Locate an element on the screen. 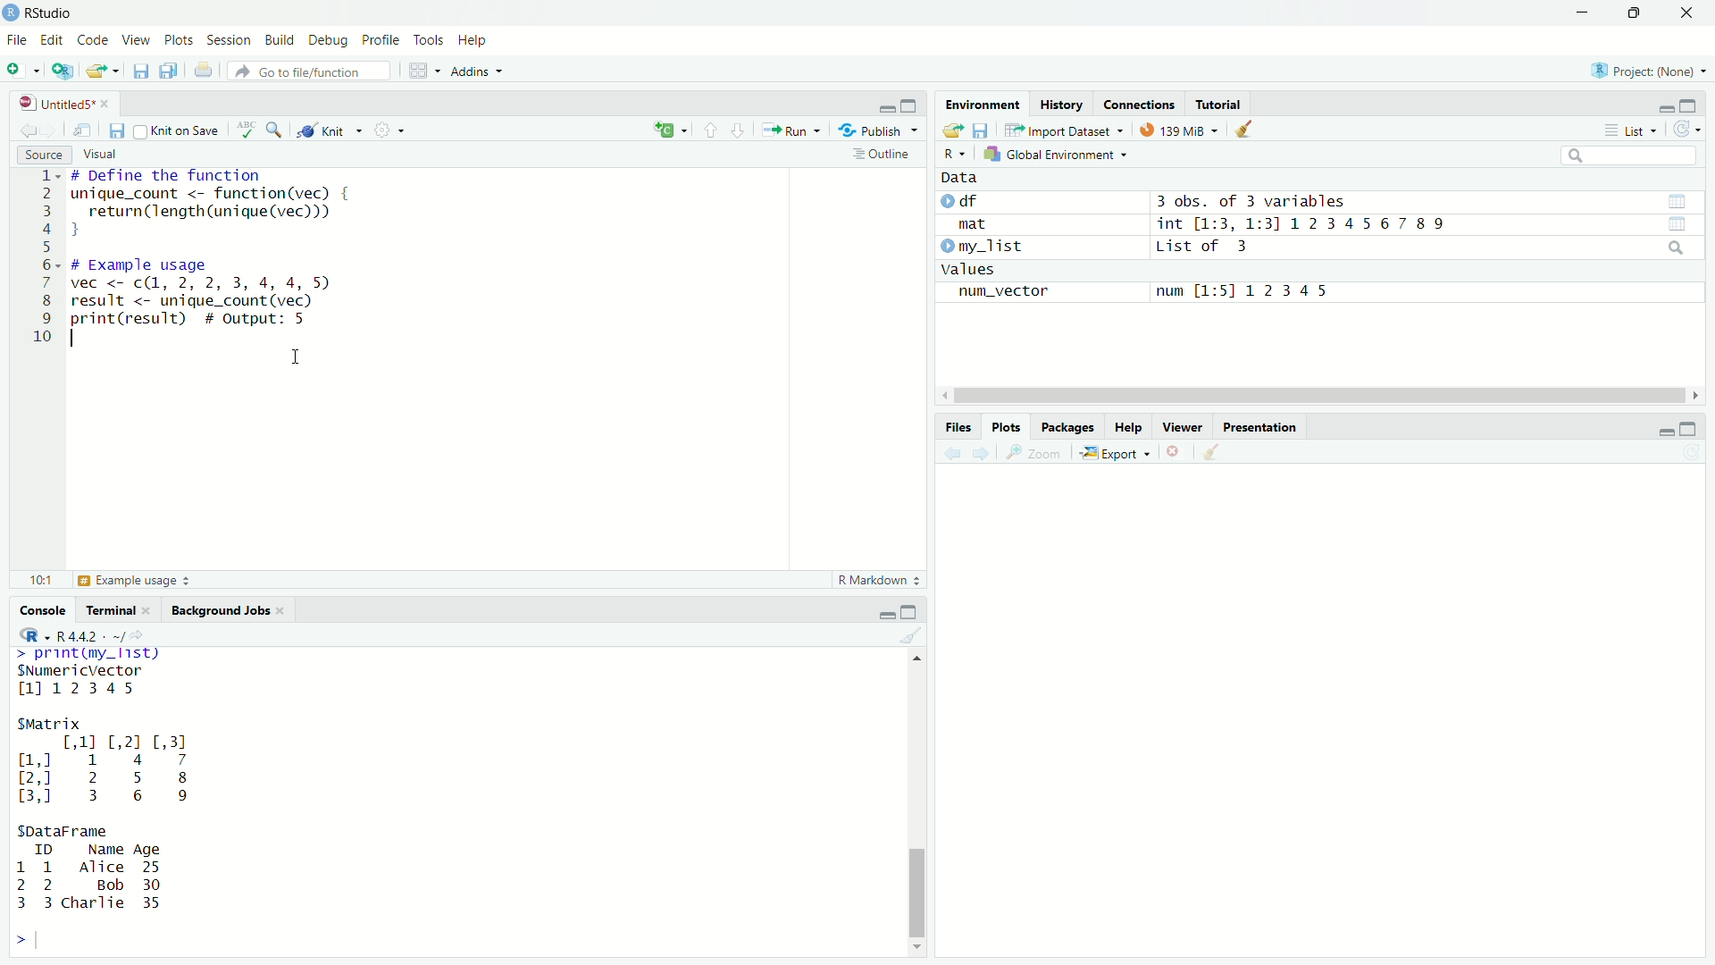 The width and height of the screenshot is (1715, 965). outline is located at coordinates (886, 155).